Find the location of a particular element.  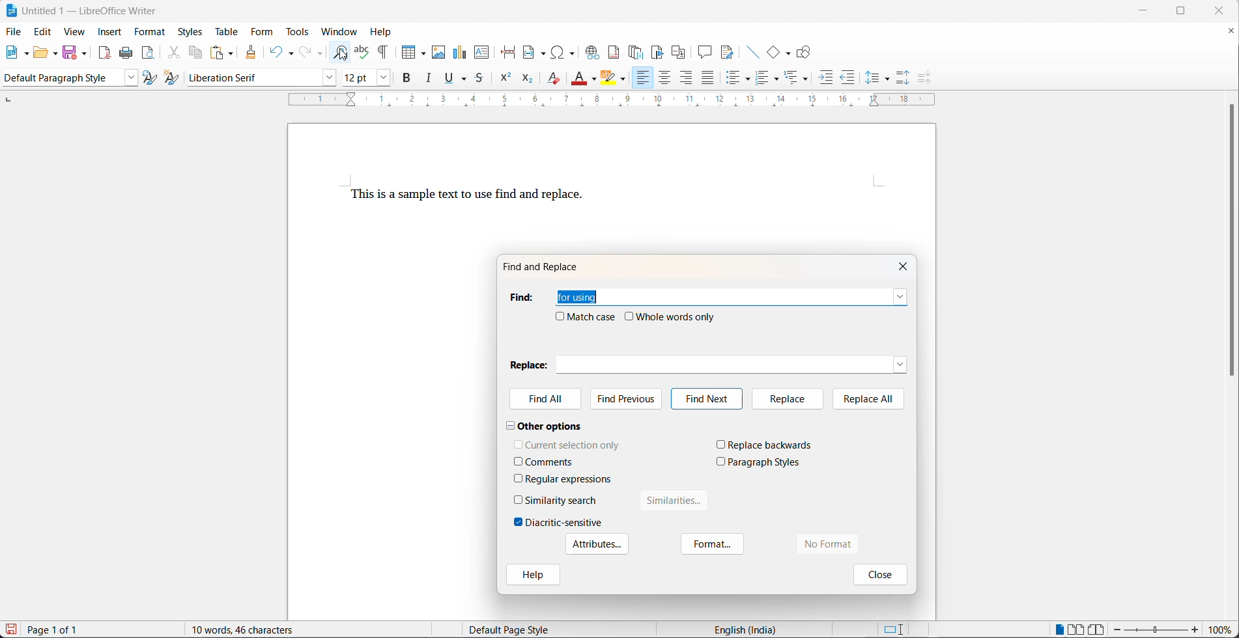

insert special characters is located at coordinates (567, 52).